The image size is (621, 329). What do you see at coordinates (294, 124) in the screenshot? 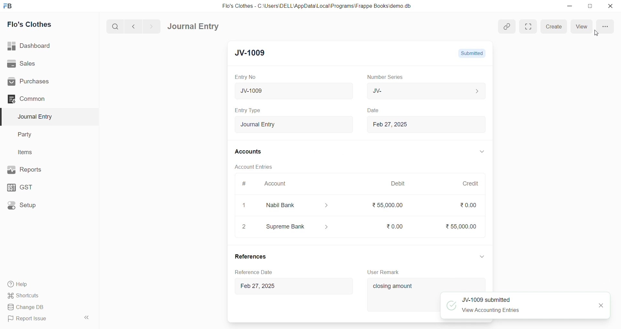
I see `Journal Entry` at bounding box center [294, 124].